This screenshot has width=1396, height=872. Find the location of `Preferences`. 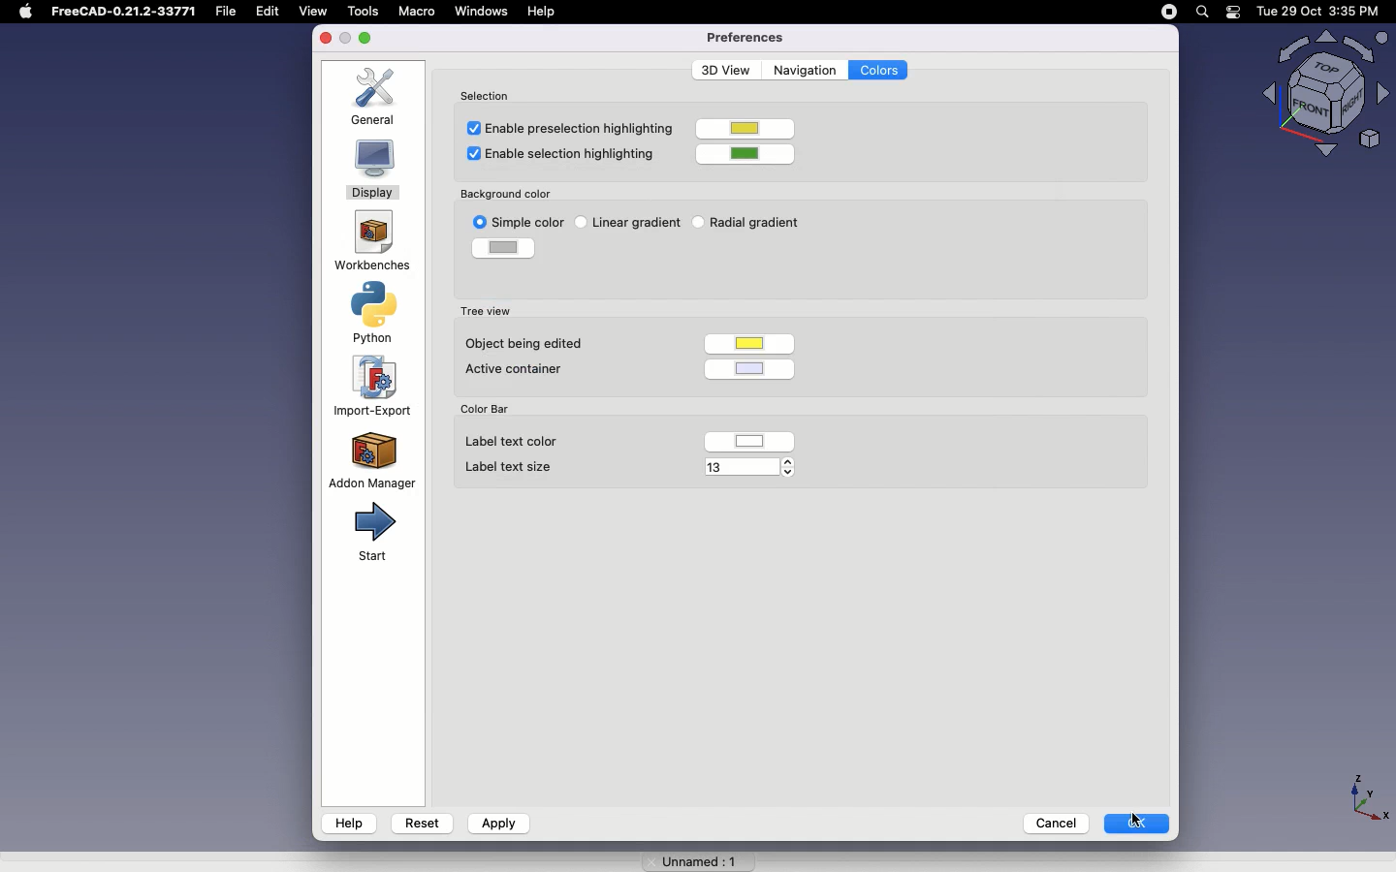

Preferences is located at coordinates (745, 37).